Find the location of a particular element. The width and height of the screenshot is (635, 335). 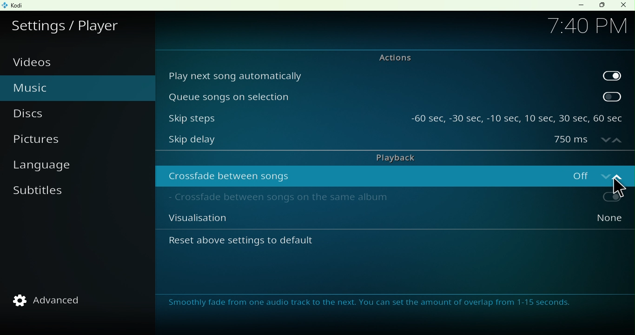

Pictures is located at coordinates (51, 142).